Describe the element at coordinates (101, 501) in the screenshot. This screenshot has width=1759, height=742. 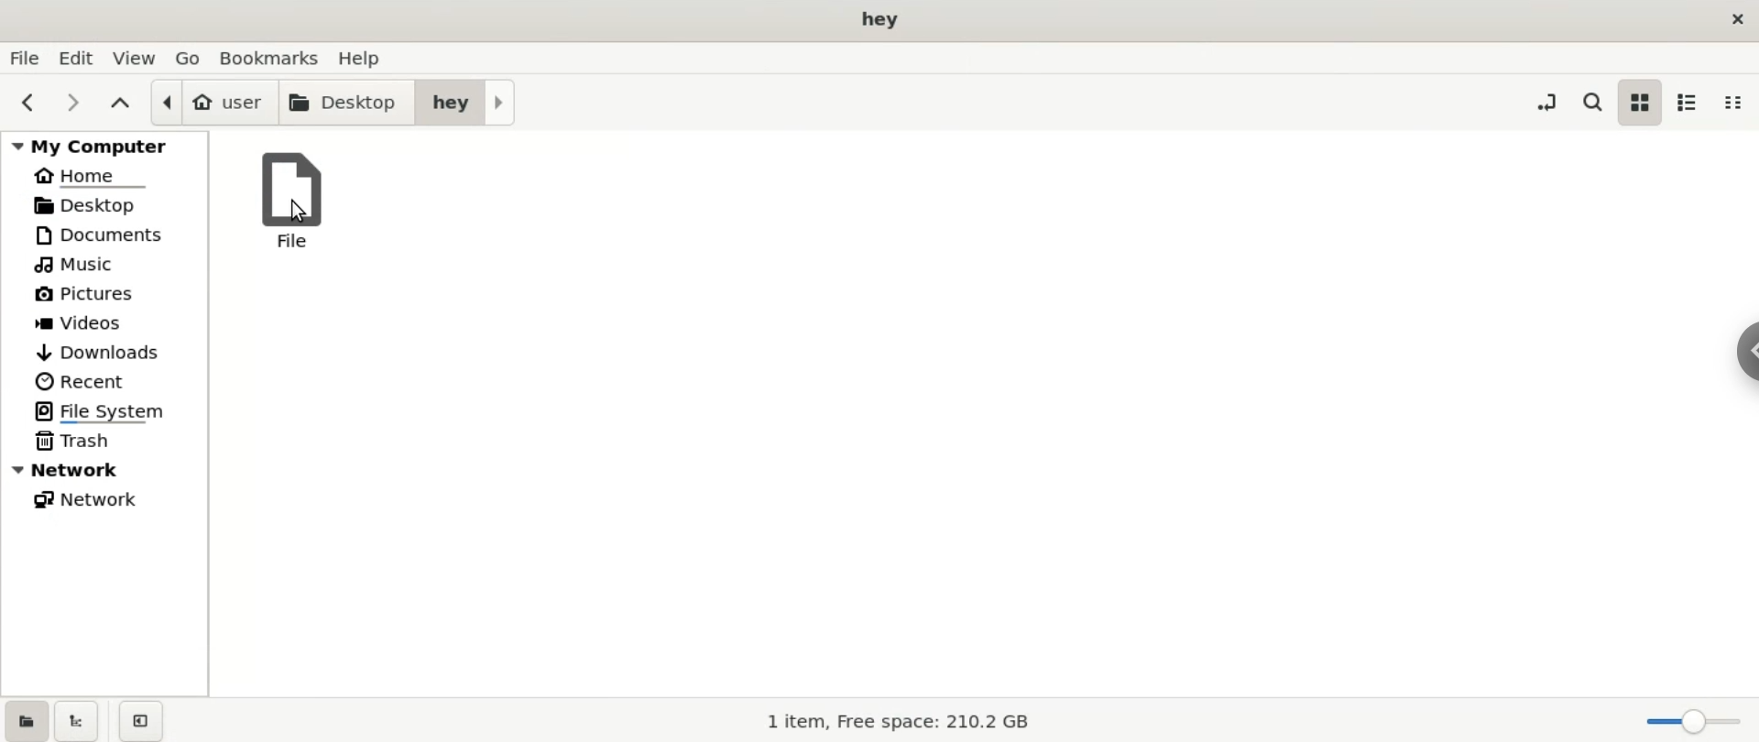
I see `network` at that location.